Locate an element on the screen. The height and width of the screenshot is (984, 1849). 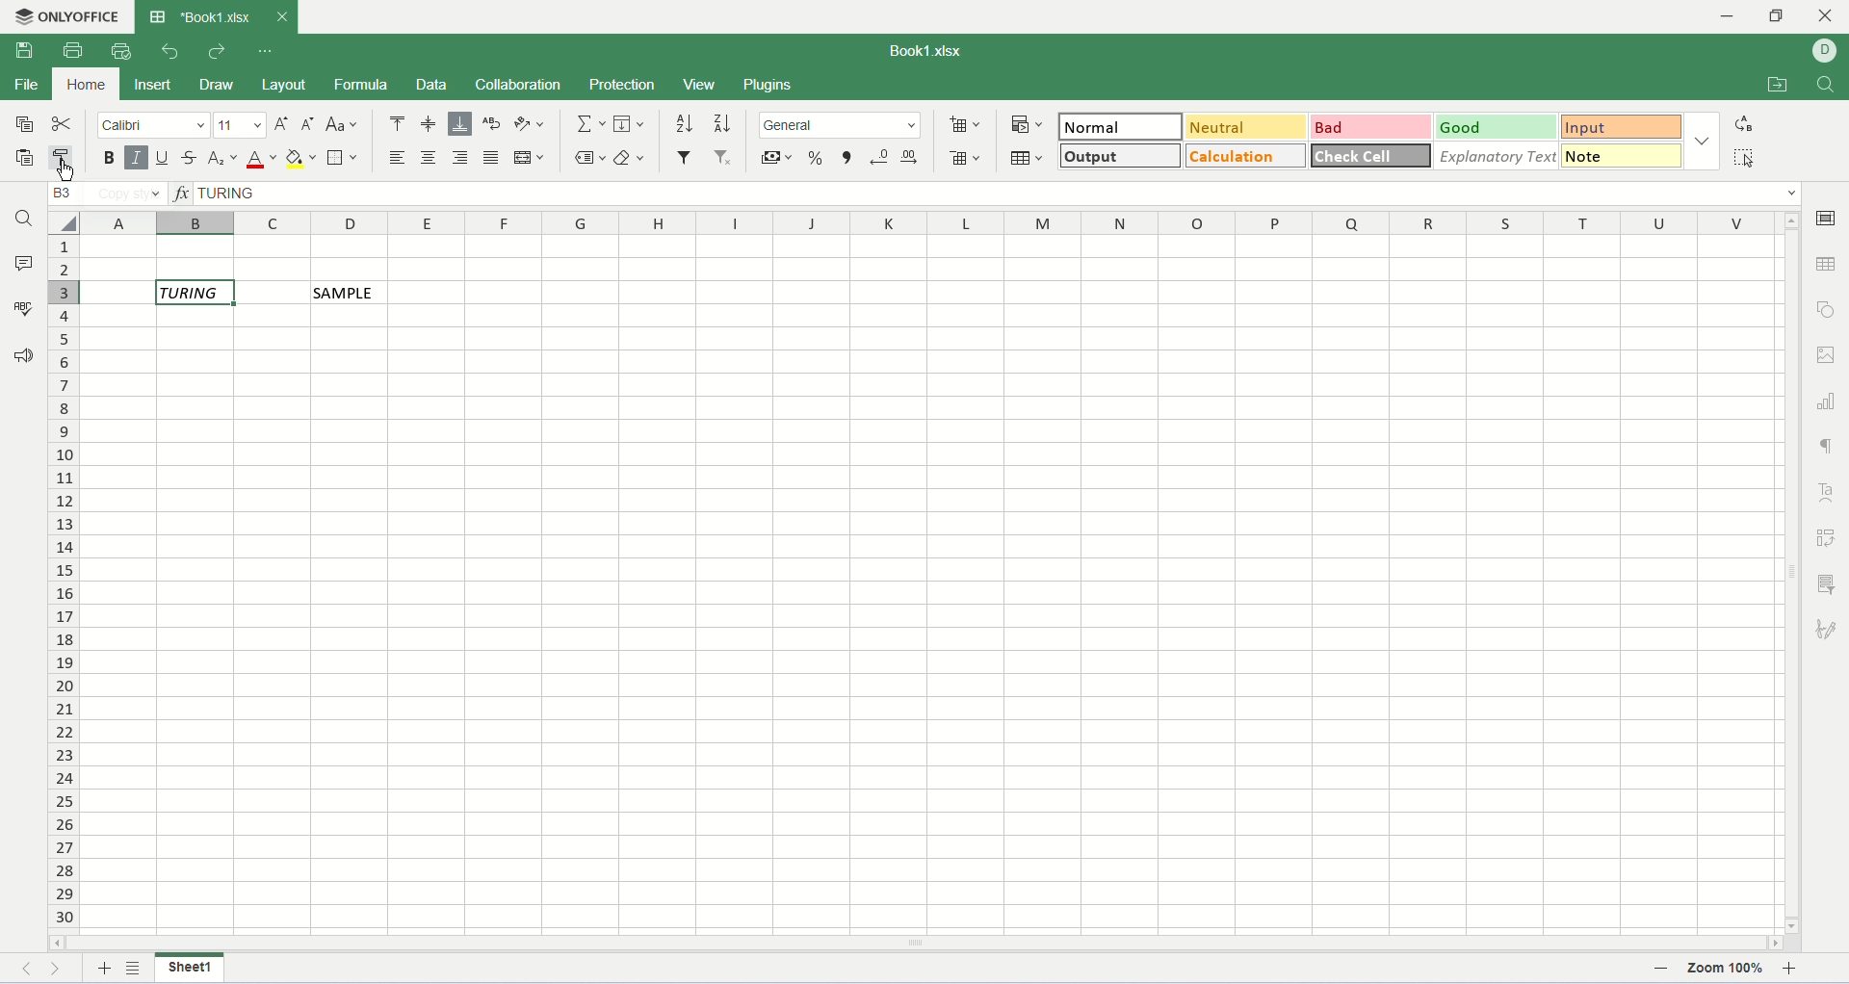
image settings is located at coordinates (1828, 352).